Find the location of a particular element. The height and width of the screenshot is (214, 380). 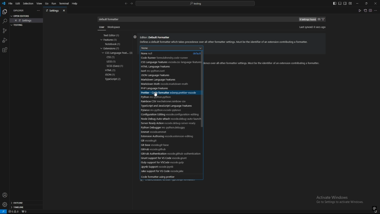

configuration editing is located at coordinates (169, 114).